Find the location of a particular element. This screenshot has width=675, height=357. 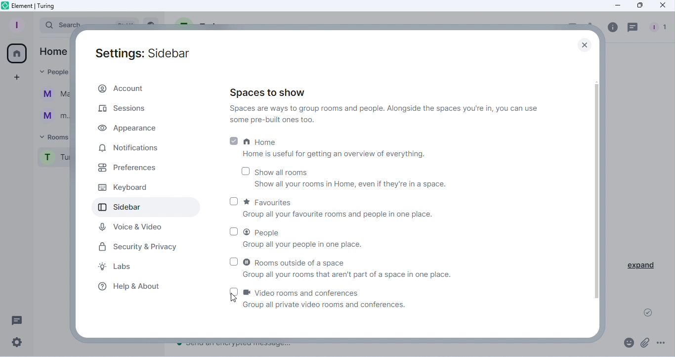

Expand is located at coordinates (640, 265).